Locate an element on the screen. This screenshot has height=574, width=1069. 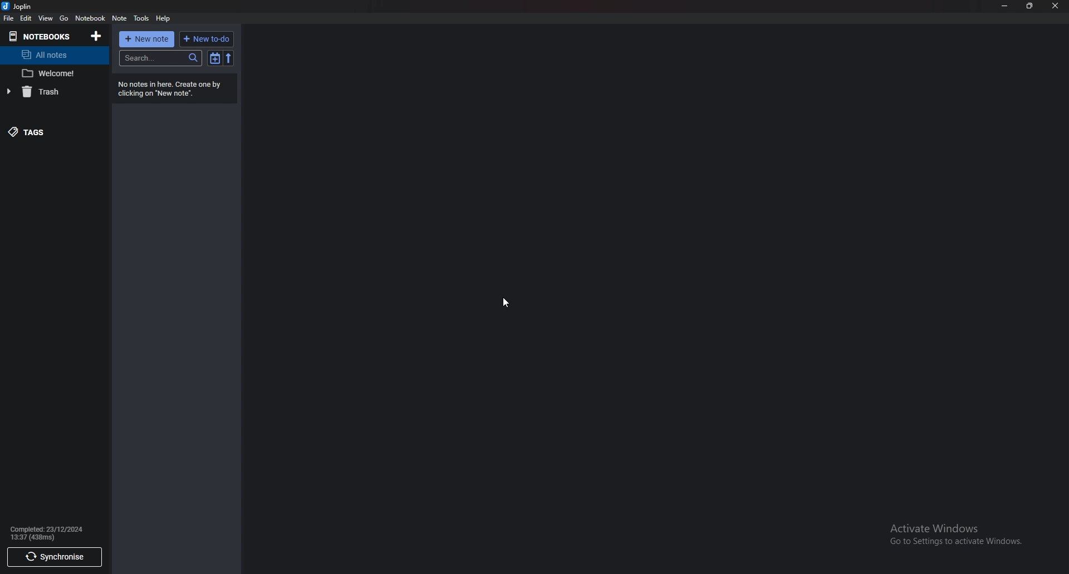
note is located at coordinates (121, 18).